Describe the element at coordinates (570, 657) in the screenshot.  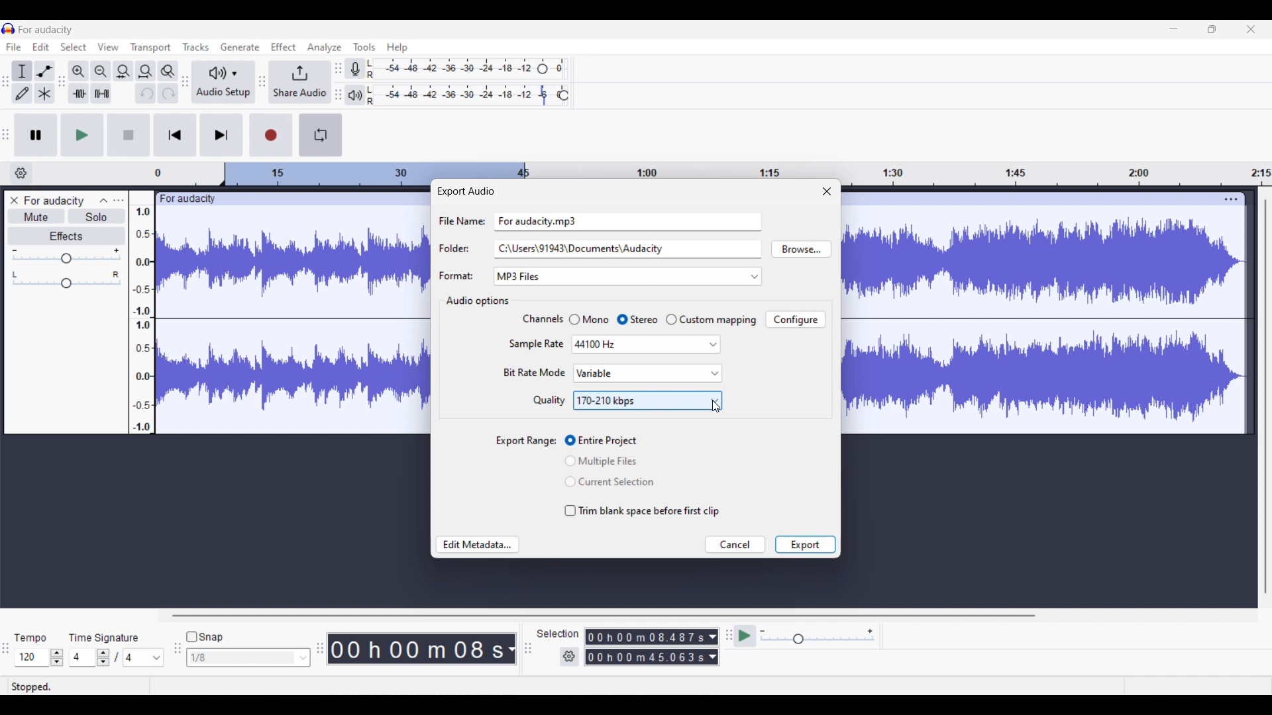
I see `Selection settings` at that location.